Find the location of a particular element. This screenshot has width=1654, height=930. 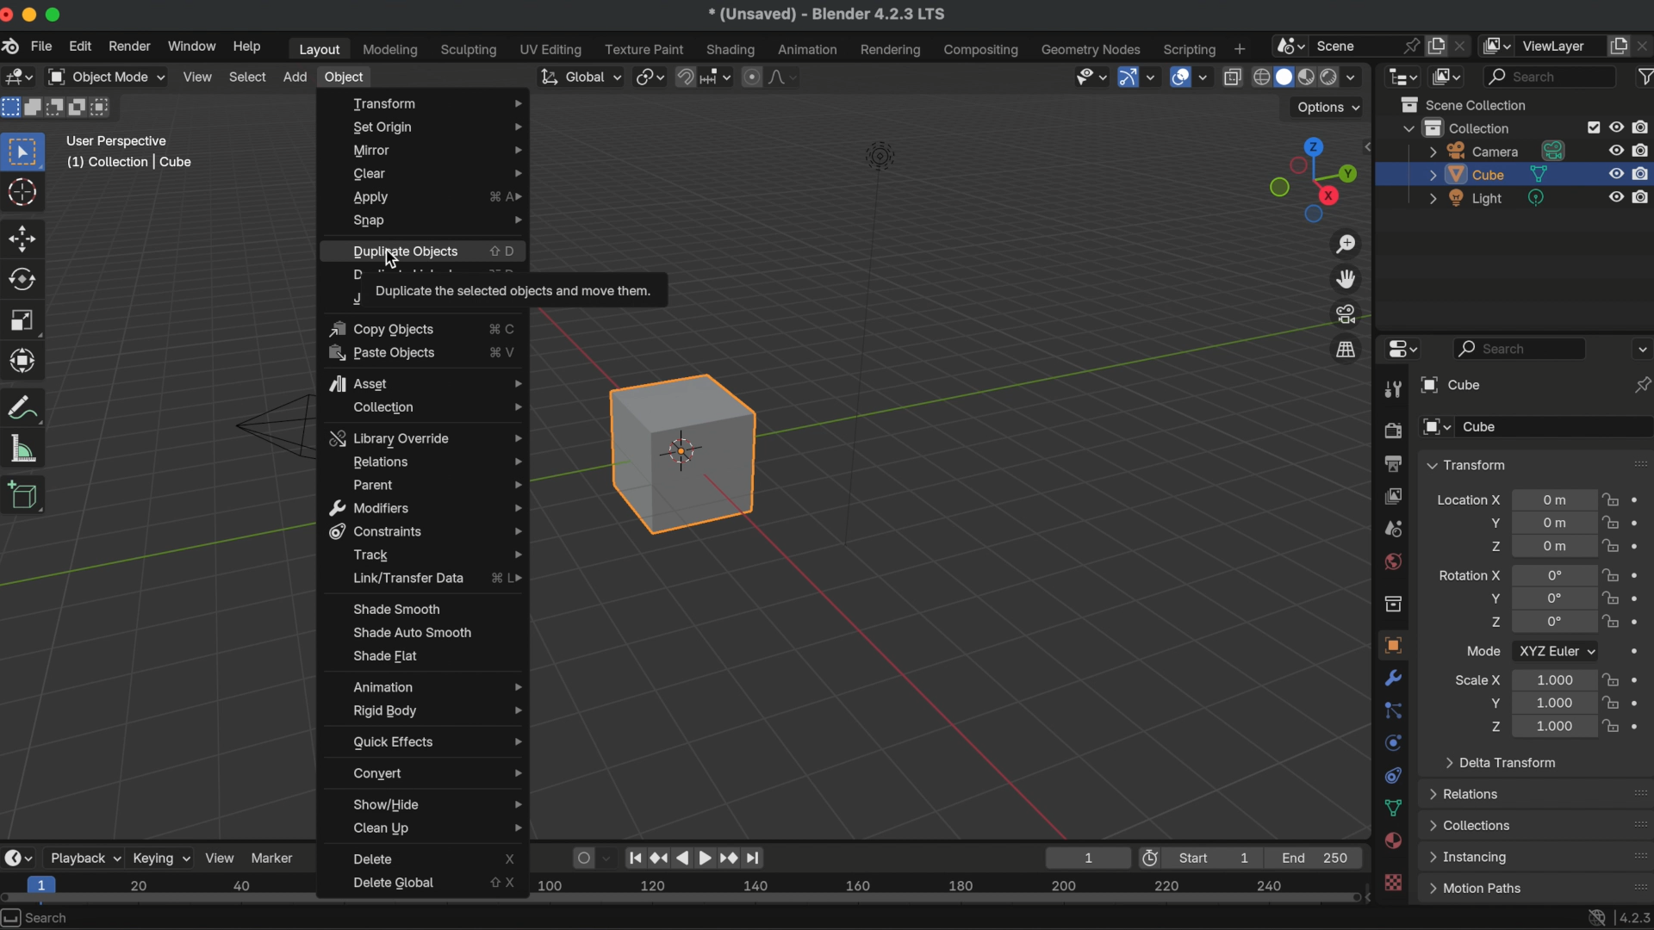

scene is located at coordinates (1392, 529).